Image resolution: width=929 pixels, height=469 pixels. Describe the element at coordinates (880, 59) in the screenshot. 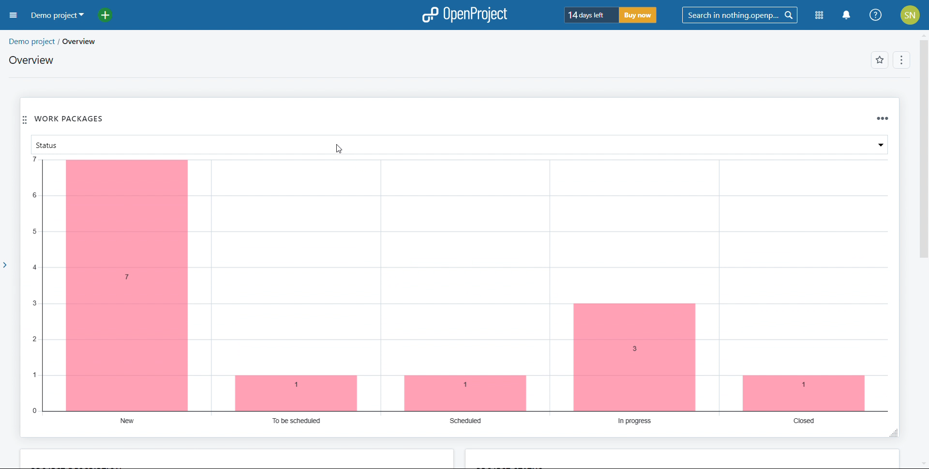

I see `add to favorites` at that location.